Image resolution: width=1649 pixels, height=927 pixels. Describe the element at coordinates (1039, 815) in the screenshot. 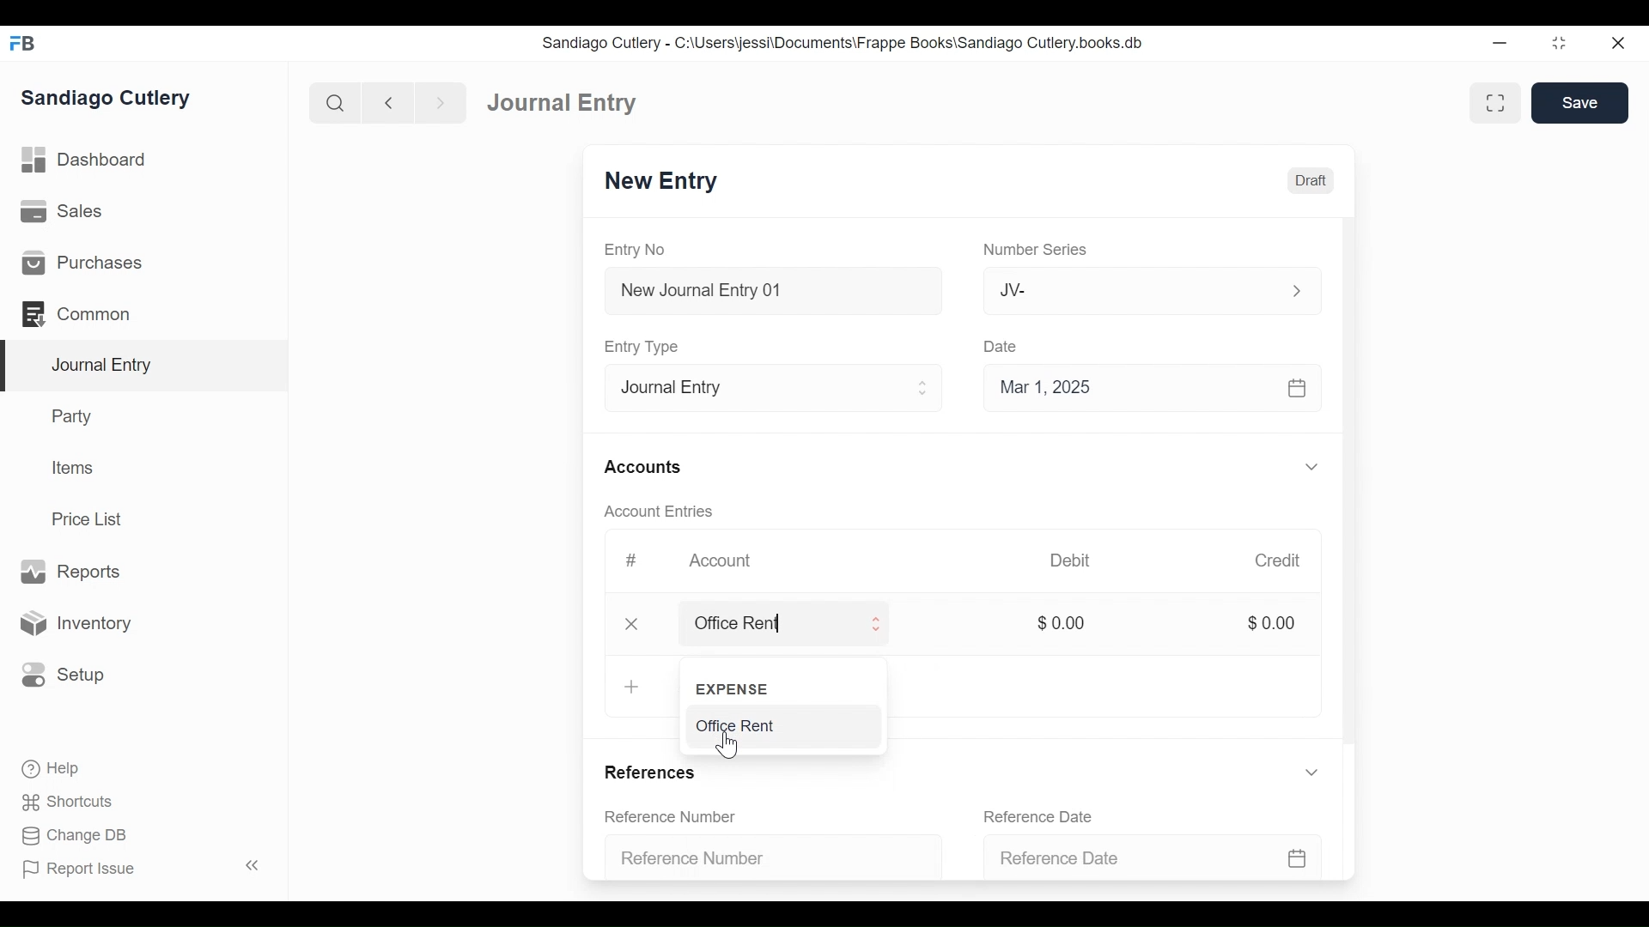

I see `Reference Date` at that location.